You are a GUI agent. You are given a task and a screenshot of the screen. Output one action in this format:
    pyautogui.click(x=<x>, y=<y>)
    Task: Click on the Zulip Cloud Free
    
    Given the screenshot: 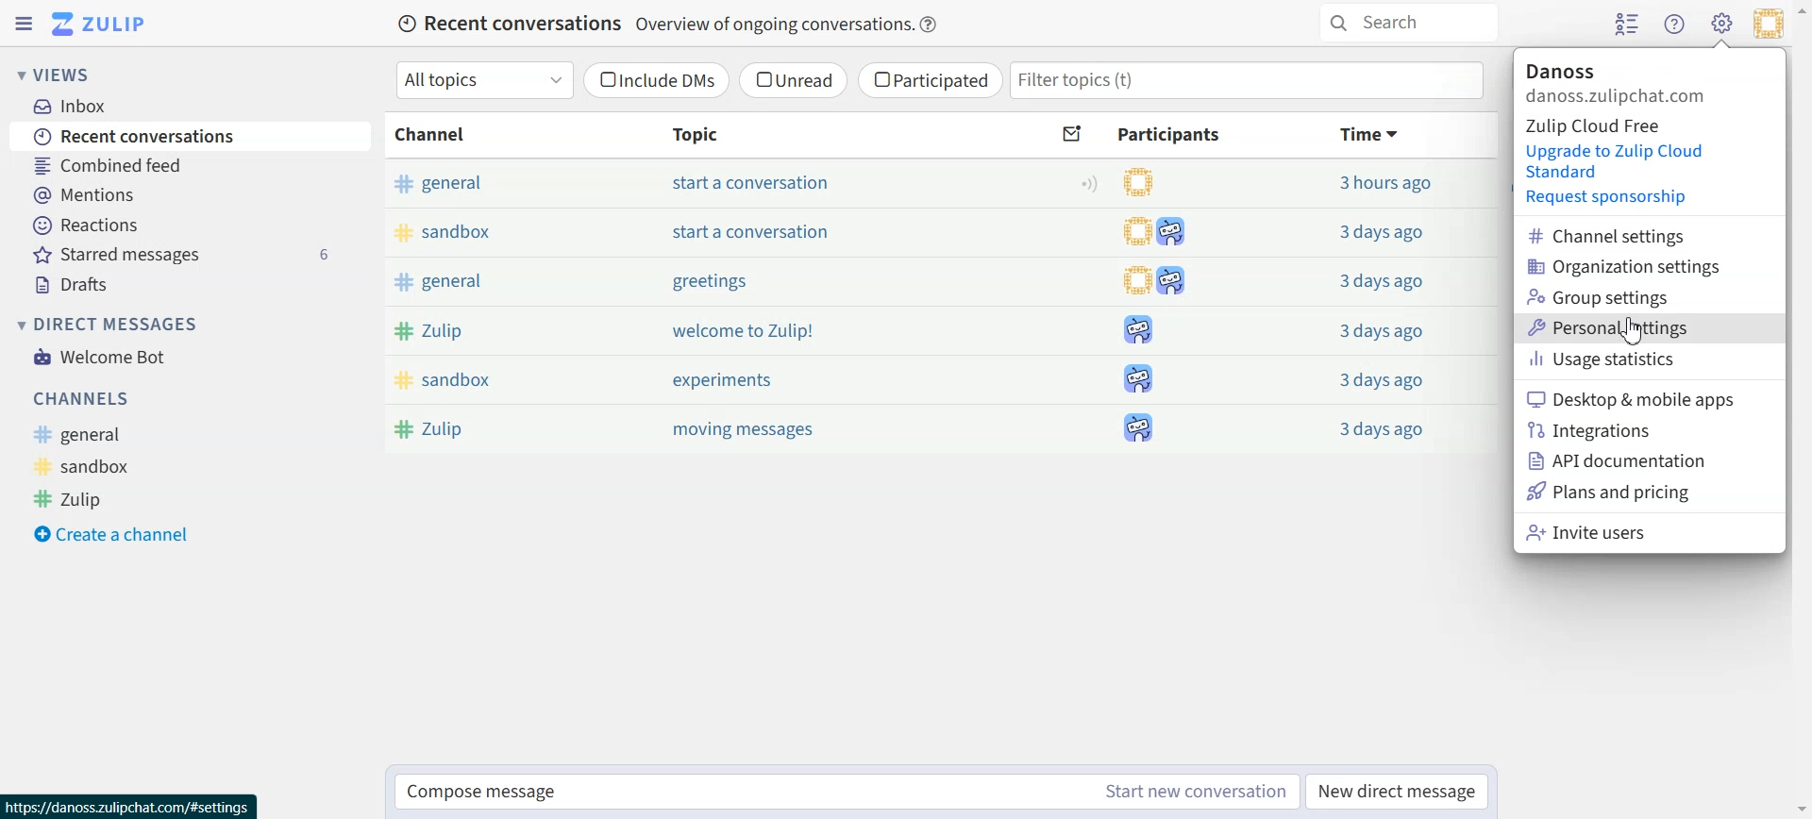 What is the action you would take?
    pyautogui.click(x=1601, y=127)
    